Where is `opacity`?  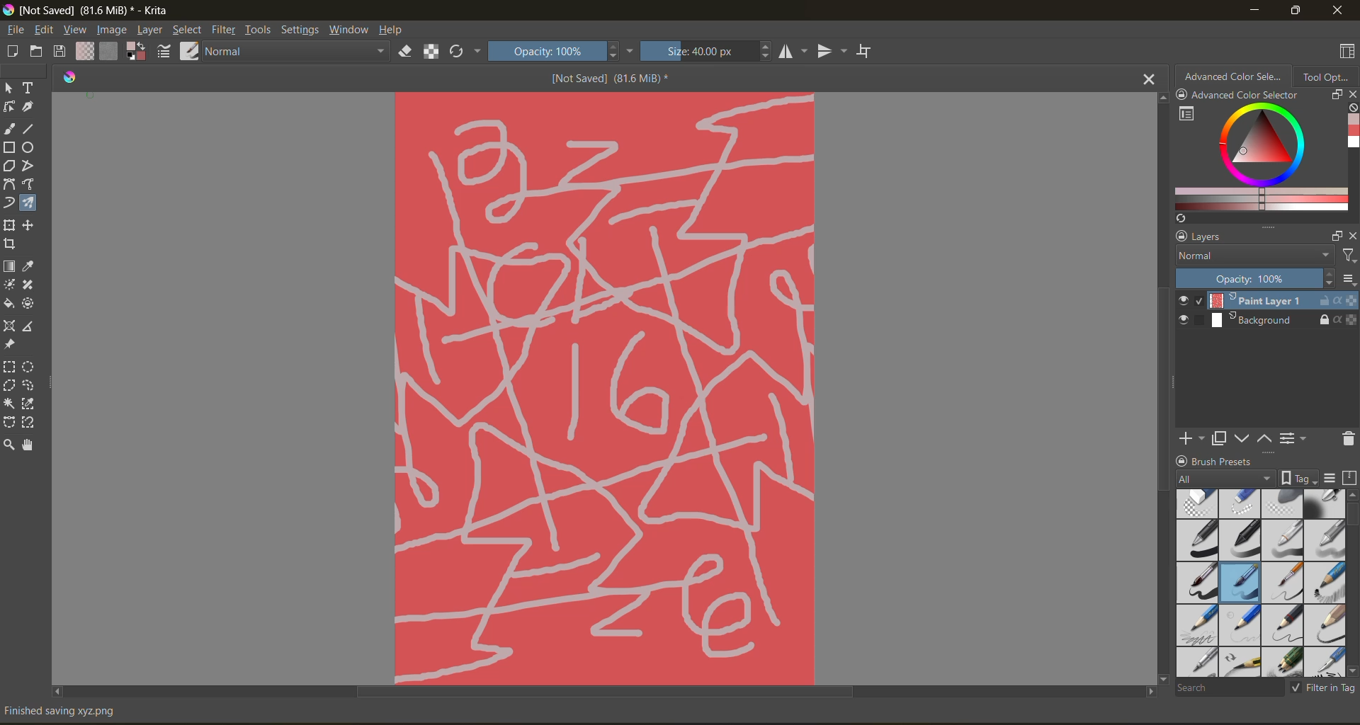 opacity is located at coordinates (1266, 279).